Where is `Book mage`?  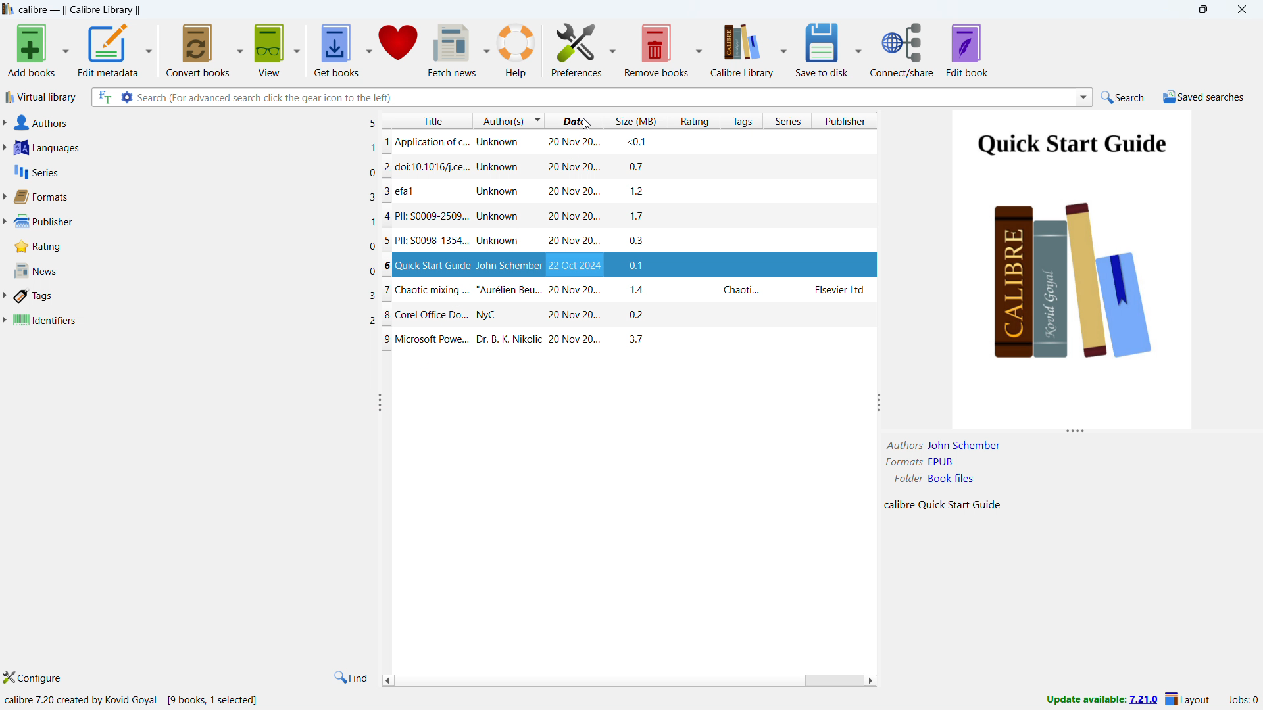 Book mage is located at coordinates (1071, 269).